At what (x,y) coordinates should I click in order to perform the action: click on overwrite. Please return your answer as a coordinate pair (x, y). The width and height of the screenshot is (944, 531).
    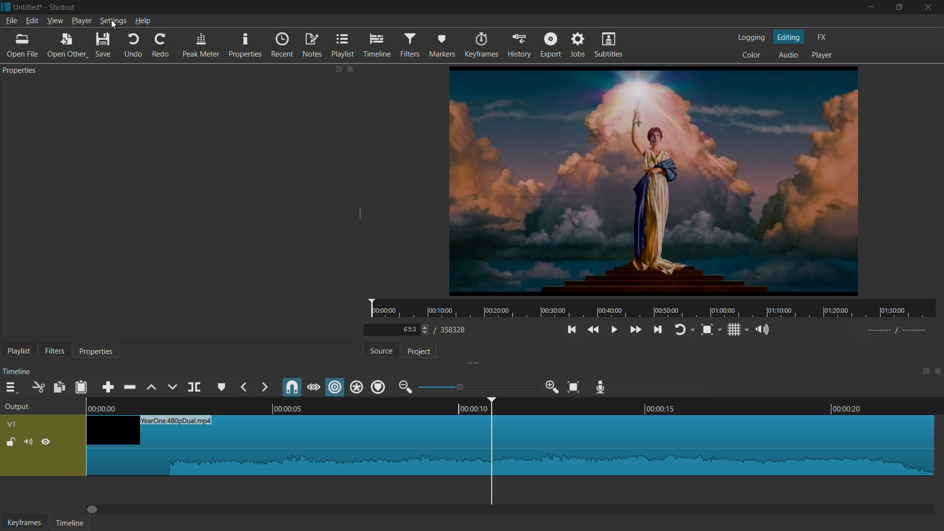
    Looking at the image, I should click on (172, 386).